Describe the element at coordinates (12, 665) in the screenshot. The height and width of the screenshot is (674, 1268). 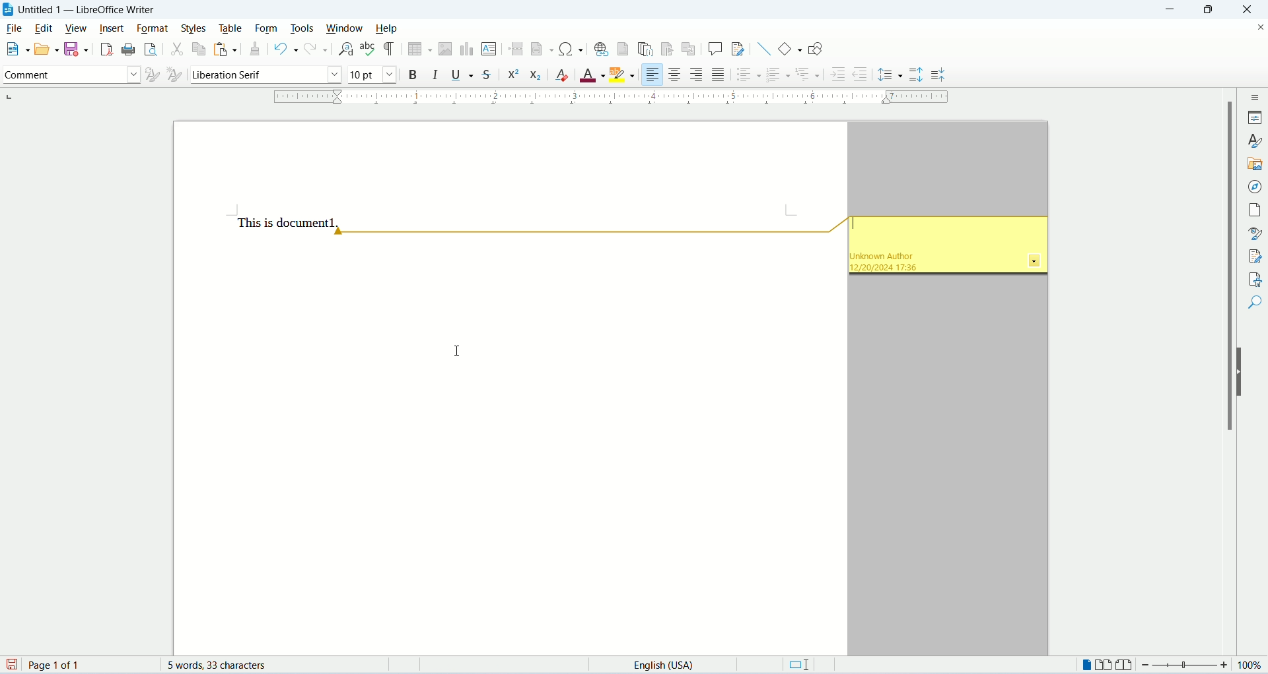
I see `save` at that location.